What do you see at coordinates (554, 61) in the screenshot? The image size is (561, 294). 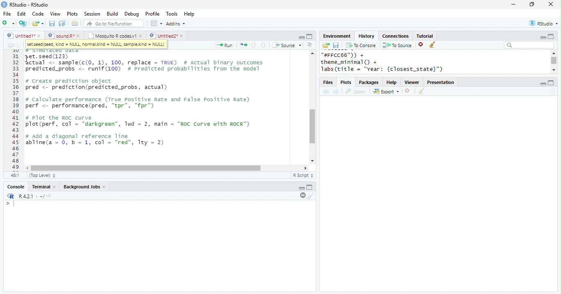 I see `scroll bar` at bounding box center [554, 61].